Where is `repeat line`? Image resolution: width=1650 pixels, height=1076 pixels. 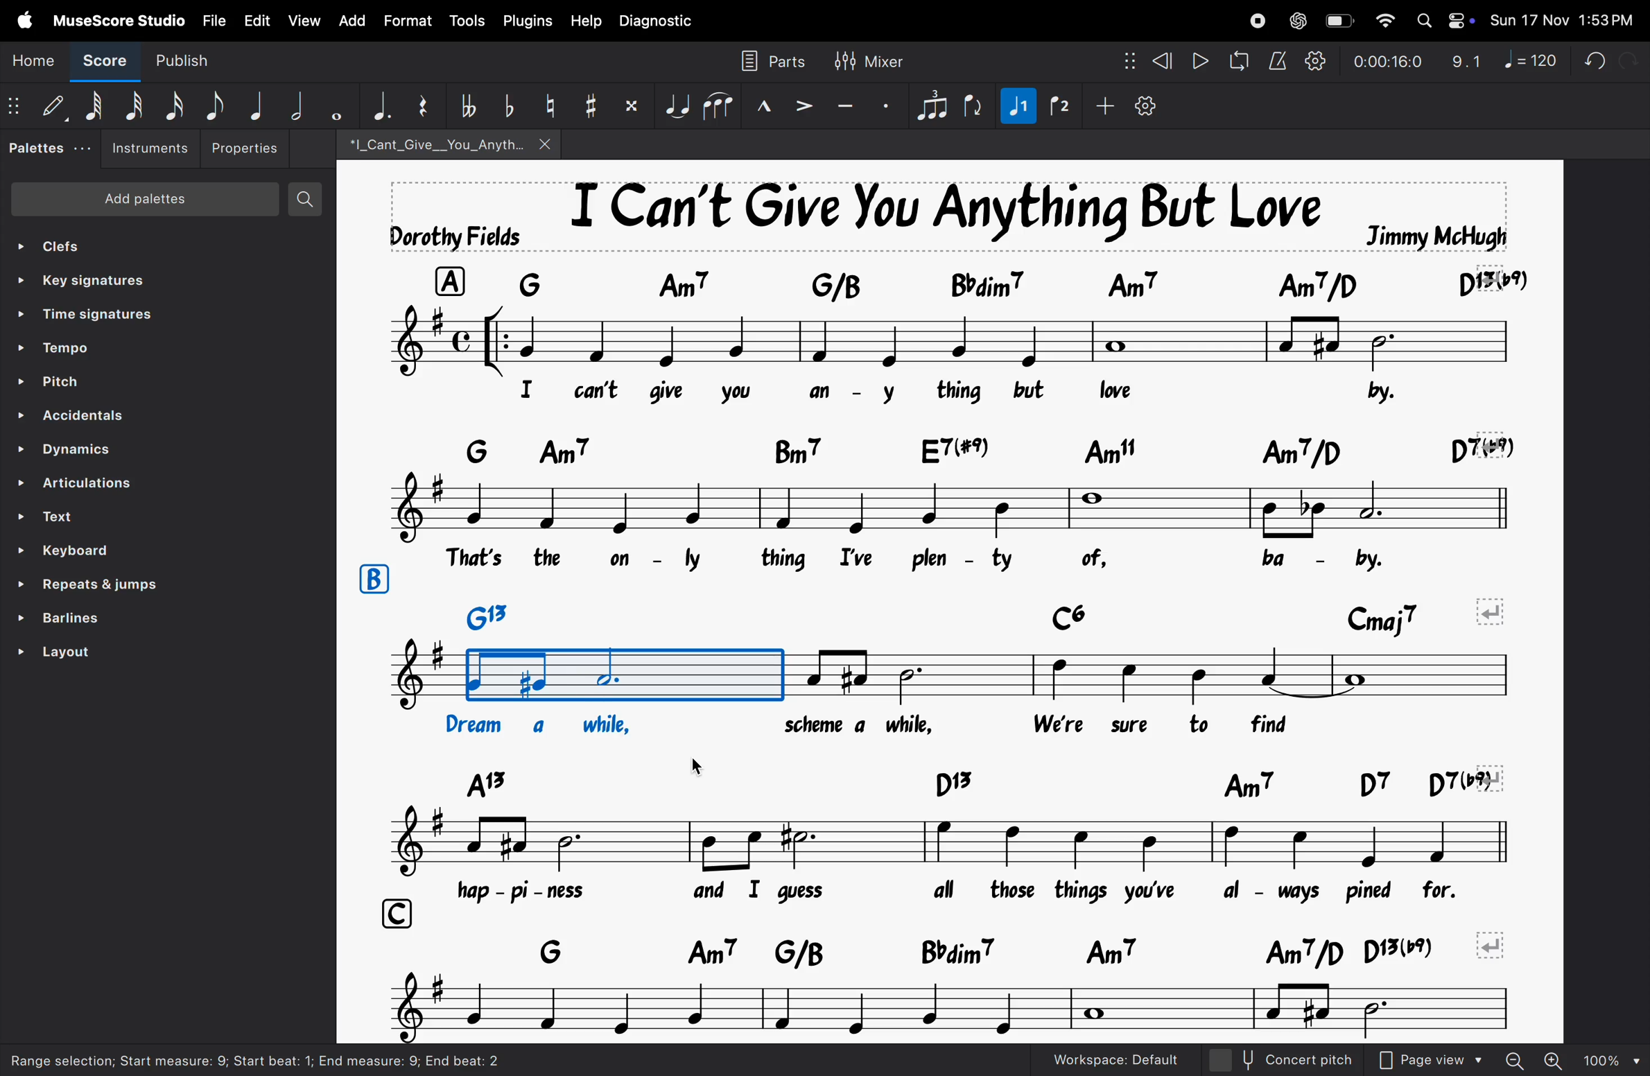
repeat line is located at coordinates (93, 584).